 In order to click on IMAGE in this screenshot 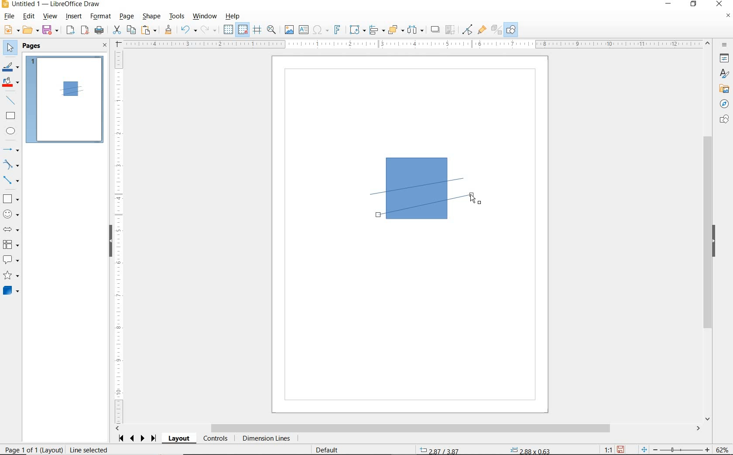, I will do `click(289, 29)`.